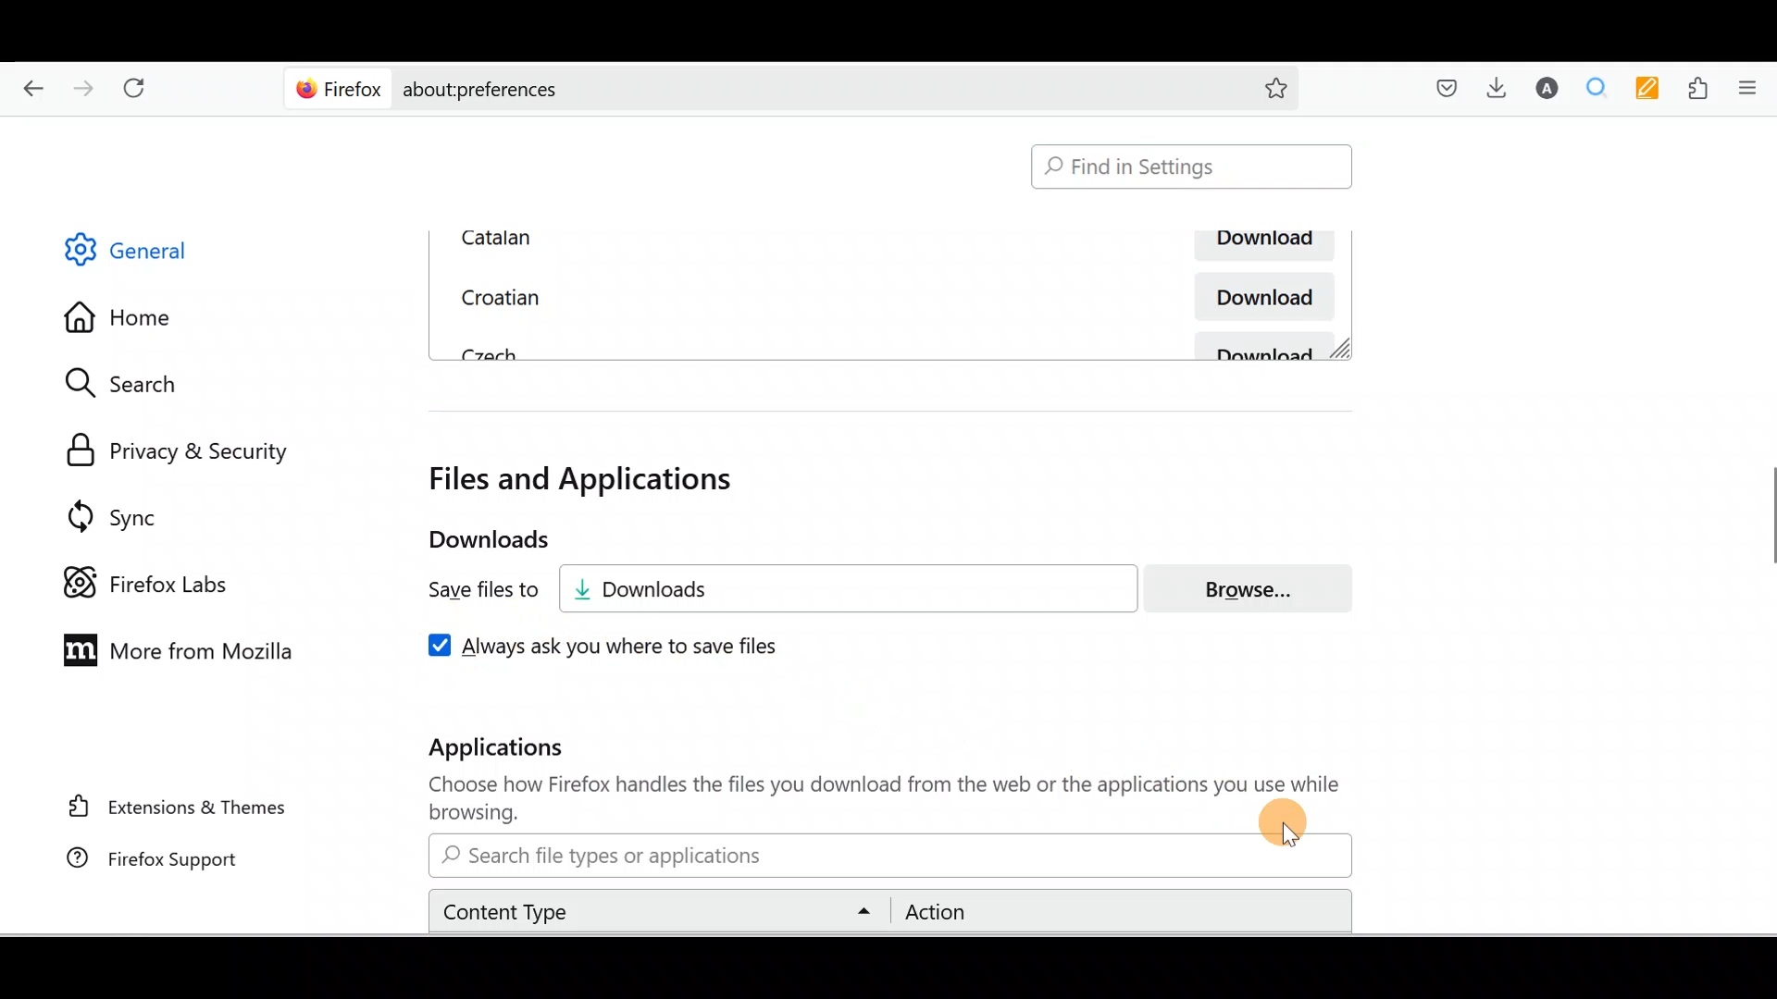  I want to click on Extension & themes, so click(164, 811).